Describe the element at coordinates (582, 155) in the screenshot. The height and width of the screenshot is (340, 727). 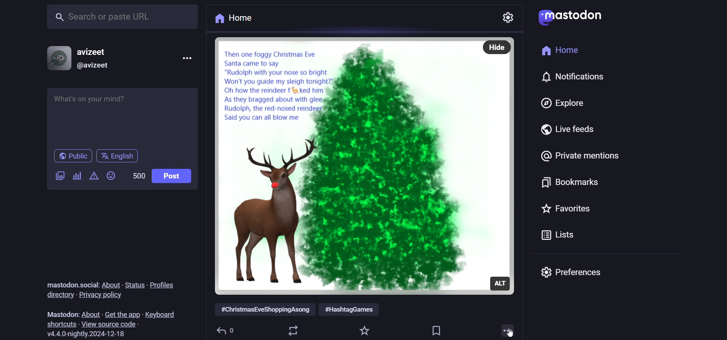
I see `private mention` at that location.